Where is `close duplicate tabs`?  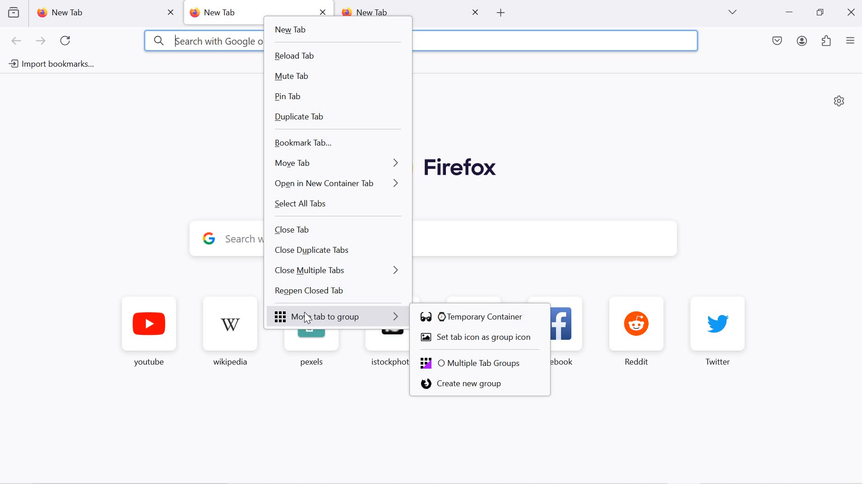
close duplicate tabs is located at coordinates (339, 252).